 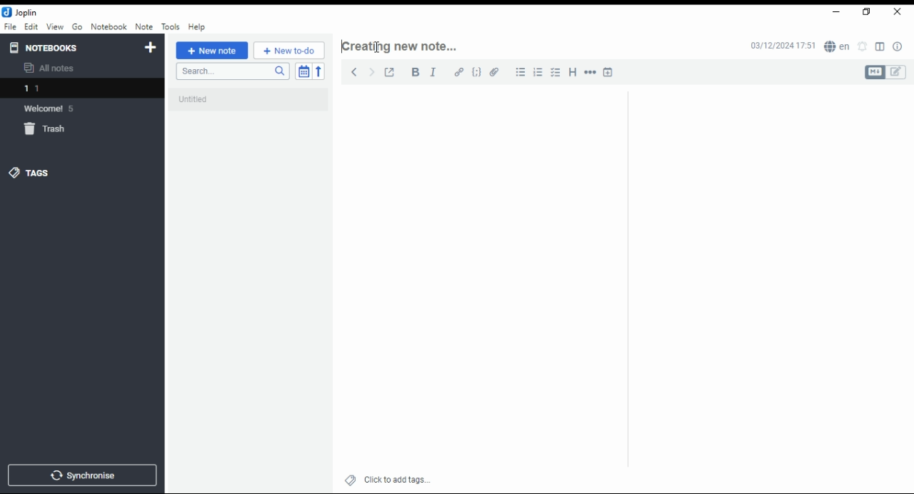 What do you see at coordinates (837, 11) in the screenshot?
I see `minimize` at bounding box center [837, 11].